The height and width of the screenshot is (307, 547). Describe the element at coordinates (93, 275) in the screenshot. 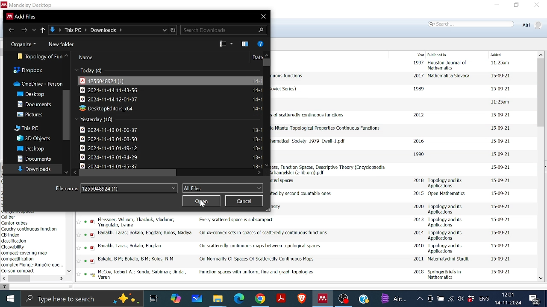

I see `pdf` at that location.